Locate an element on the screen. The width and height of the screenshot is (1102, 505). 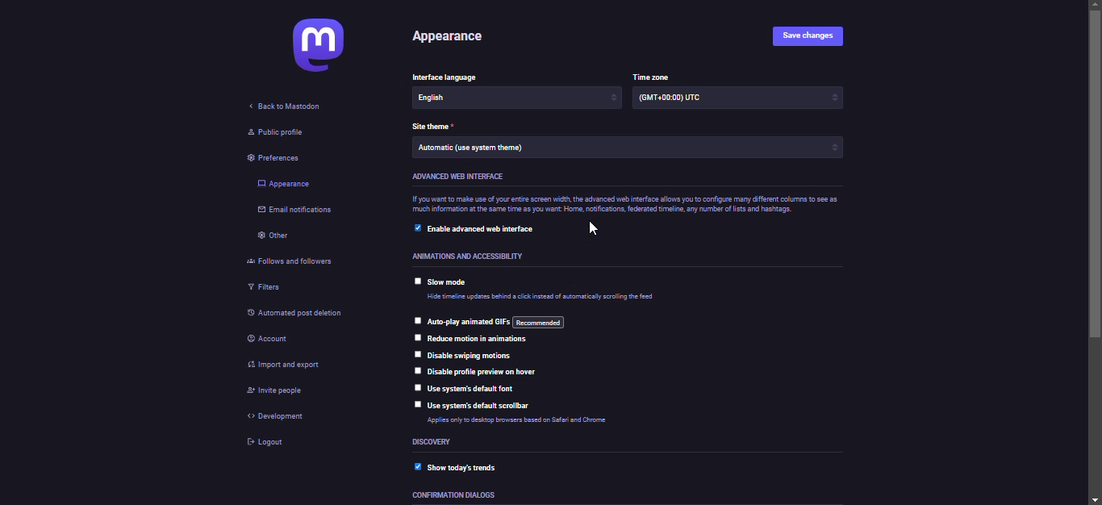
enable advanced web interface is located at coordinates (488, 228).